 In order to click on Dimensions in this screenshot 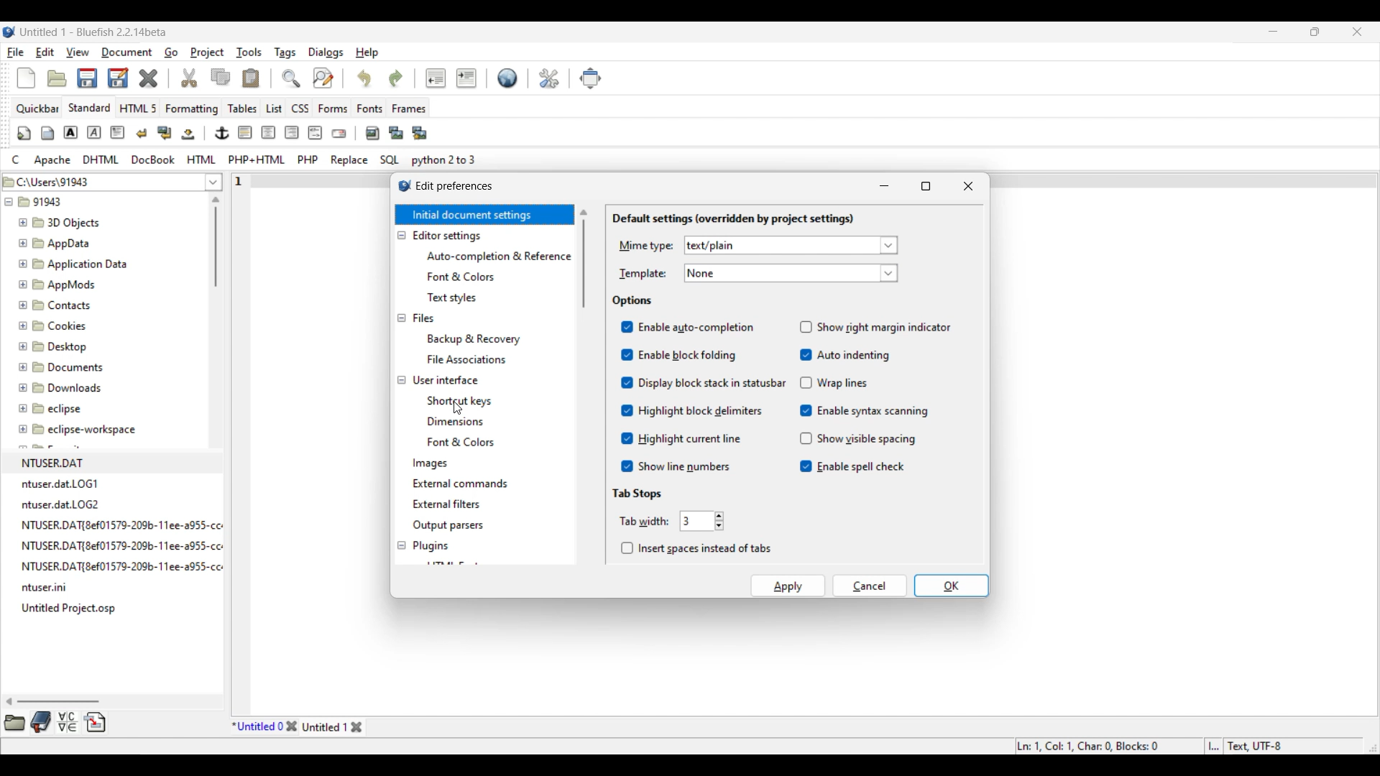, I will do `click(459, 420)`.